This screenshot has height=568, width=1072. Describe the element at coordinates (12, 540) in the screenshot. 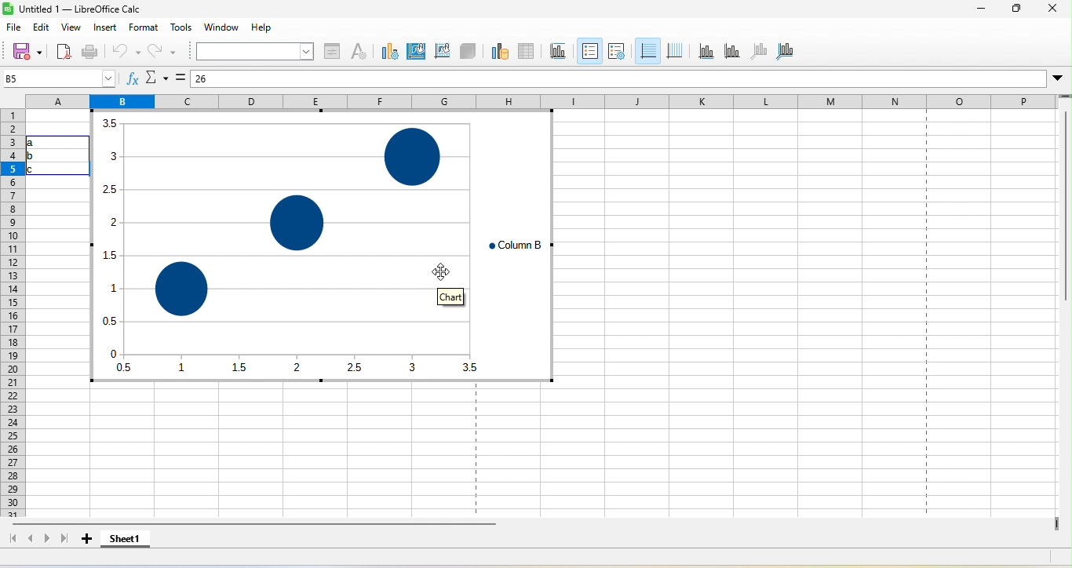

I see `first sheet` at that location.